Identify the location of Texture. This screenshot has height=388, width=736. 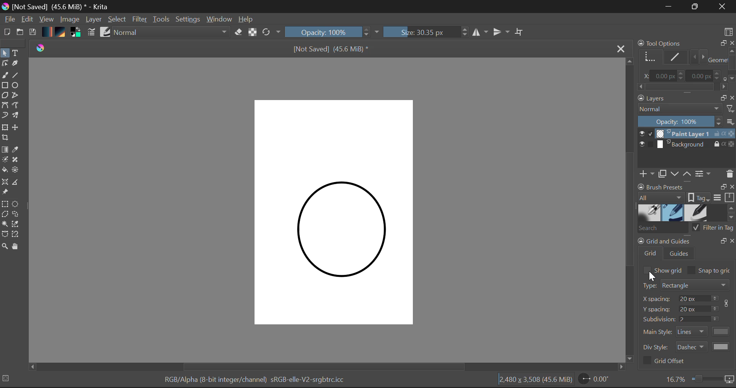
(62, 33).